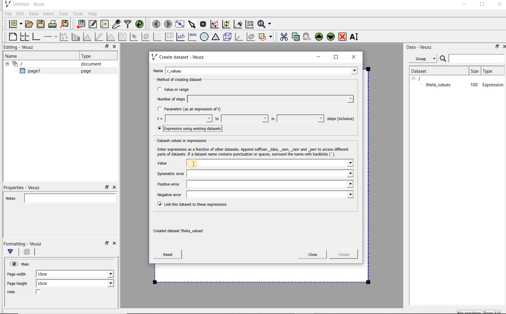  I want to click on No position, so click(470, 311).